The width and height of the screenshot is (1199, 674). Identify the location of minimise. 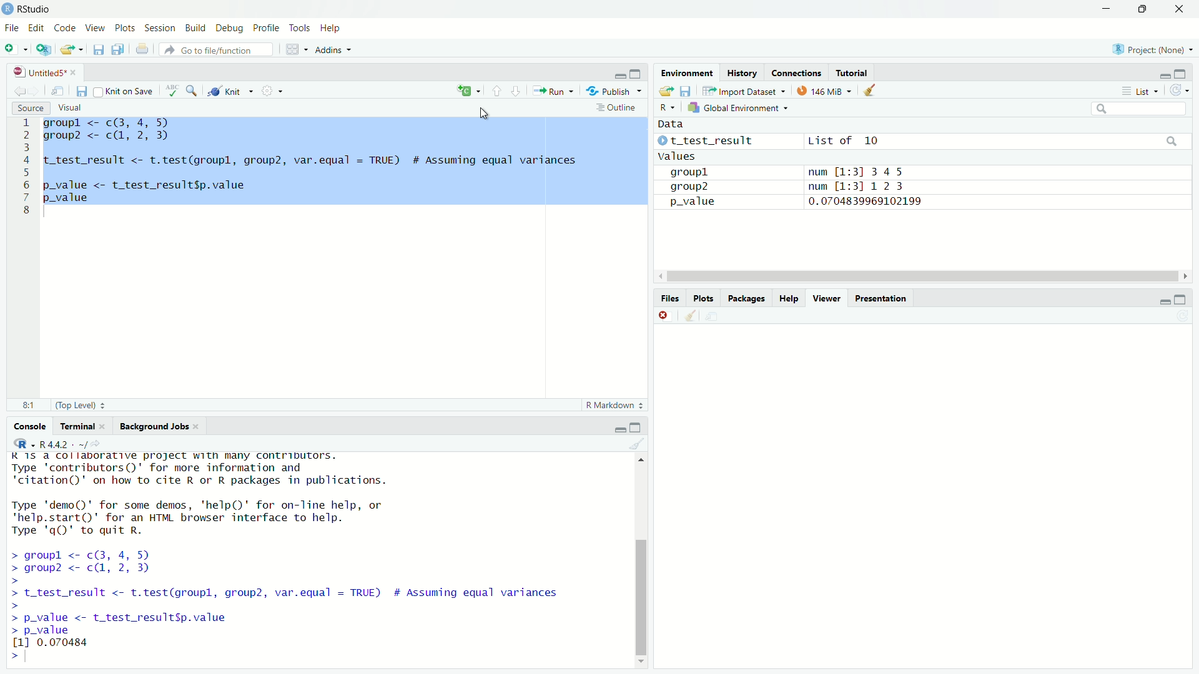
(620, 75).